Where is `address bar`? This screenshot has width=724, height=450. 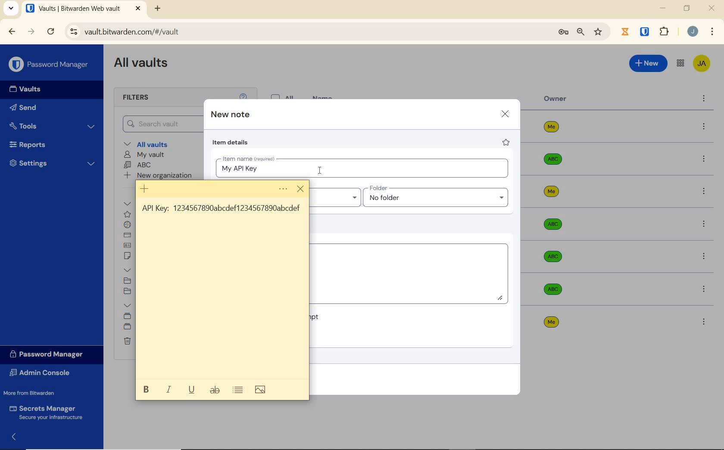
address bar is located at coordinates (305, 31).